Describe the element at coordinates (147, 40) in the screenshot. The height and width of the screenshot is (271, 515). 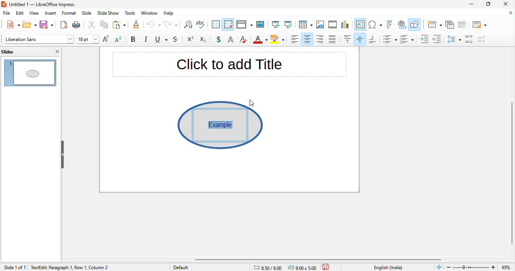
I see `italics` at that location.